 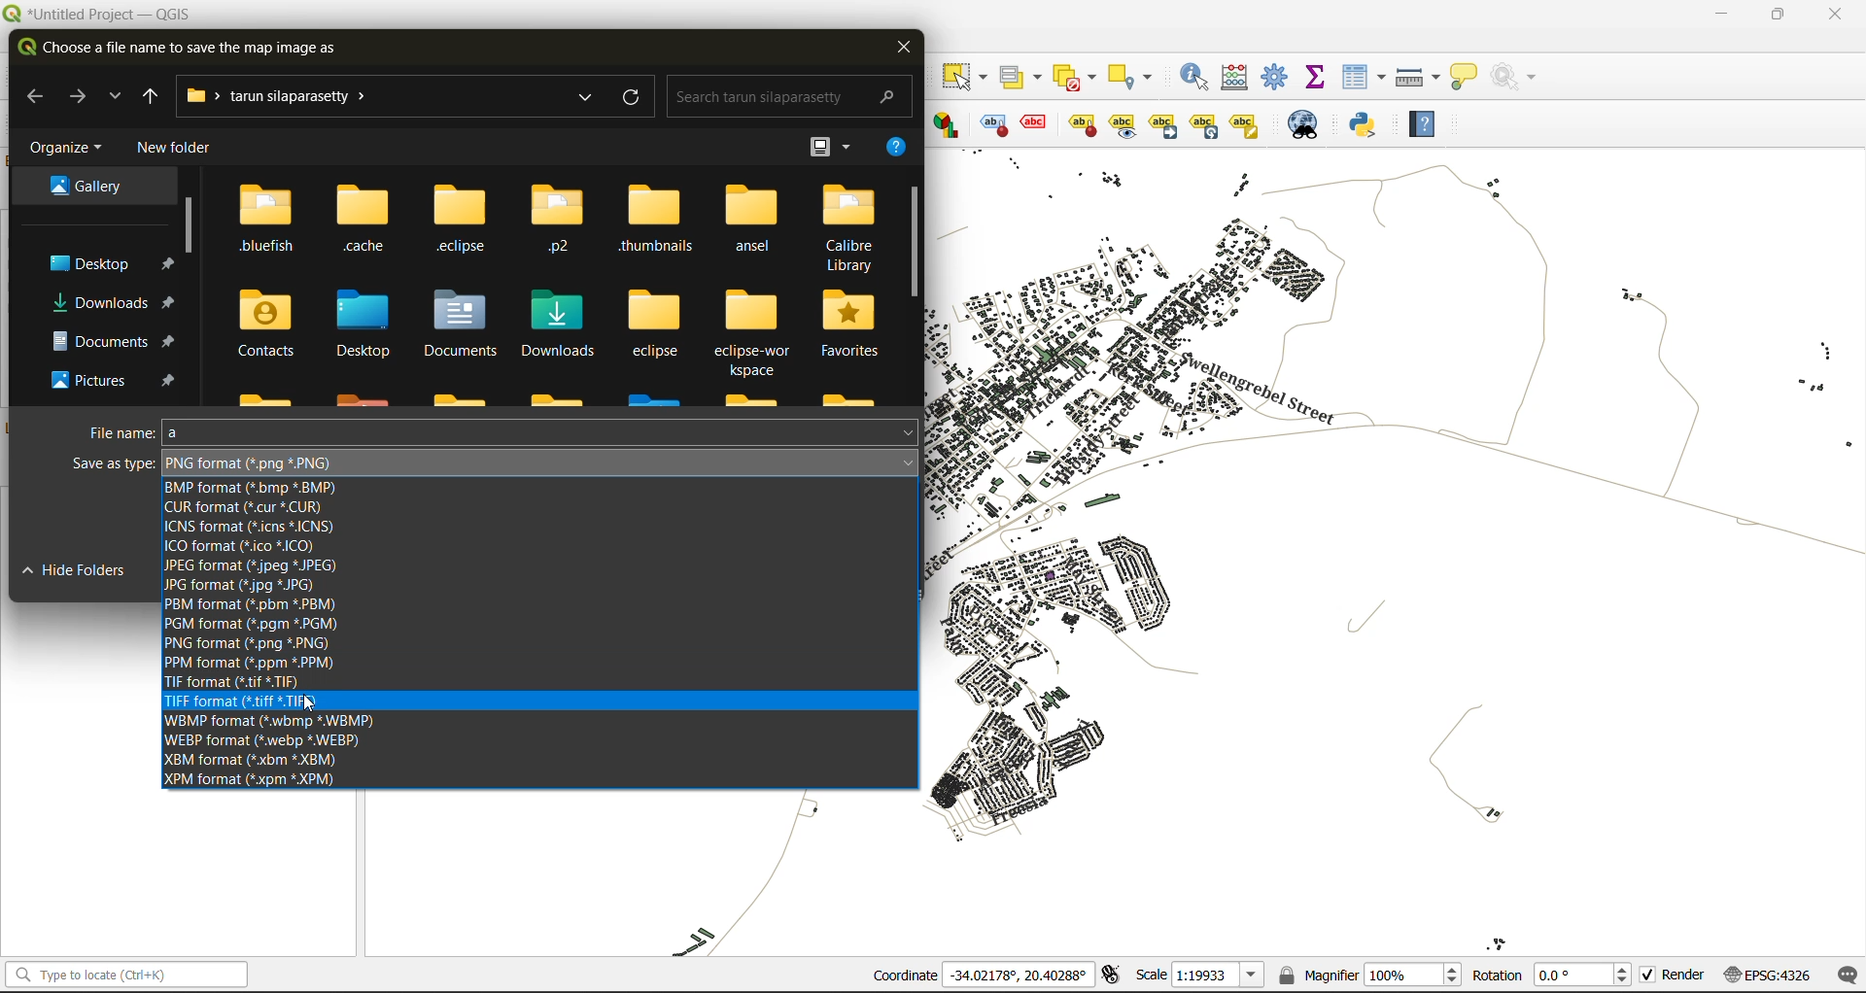 I want to click on png, so click(x=257, y=643).